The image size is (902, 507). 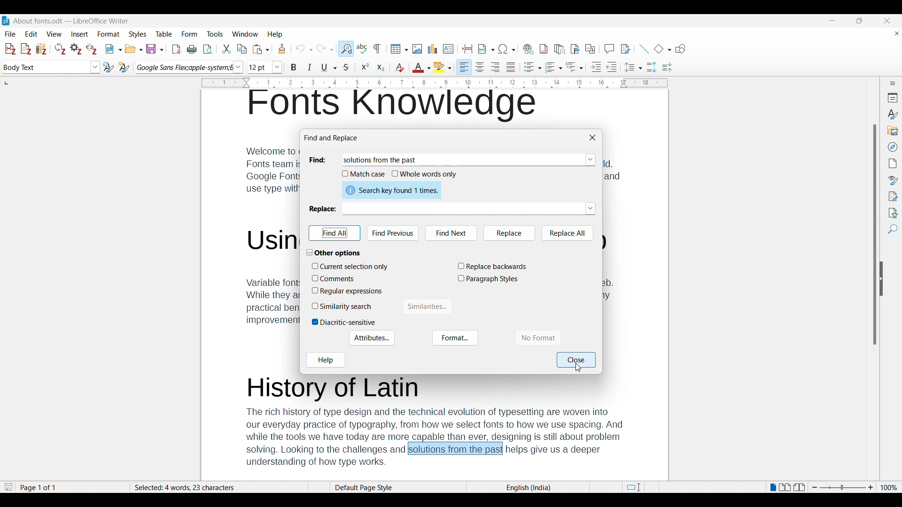 I want to click on Collapse Other options section, so click(x=337, y=253).